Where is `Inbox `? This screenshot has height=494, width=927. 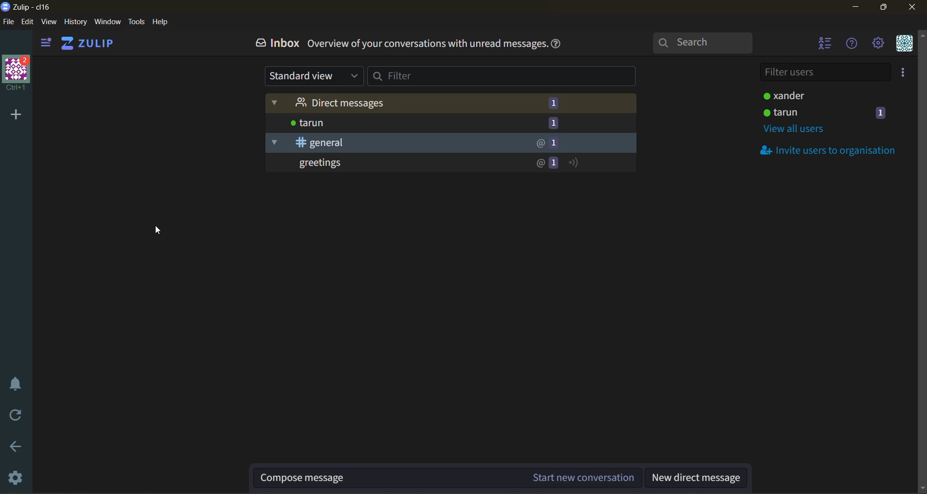 Inbox  is located at coordinates (276, 43).